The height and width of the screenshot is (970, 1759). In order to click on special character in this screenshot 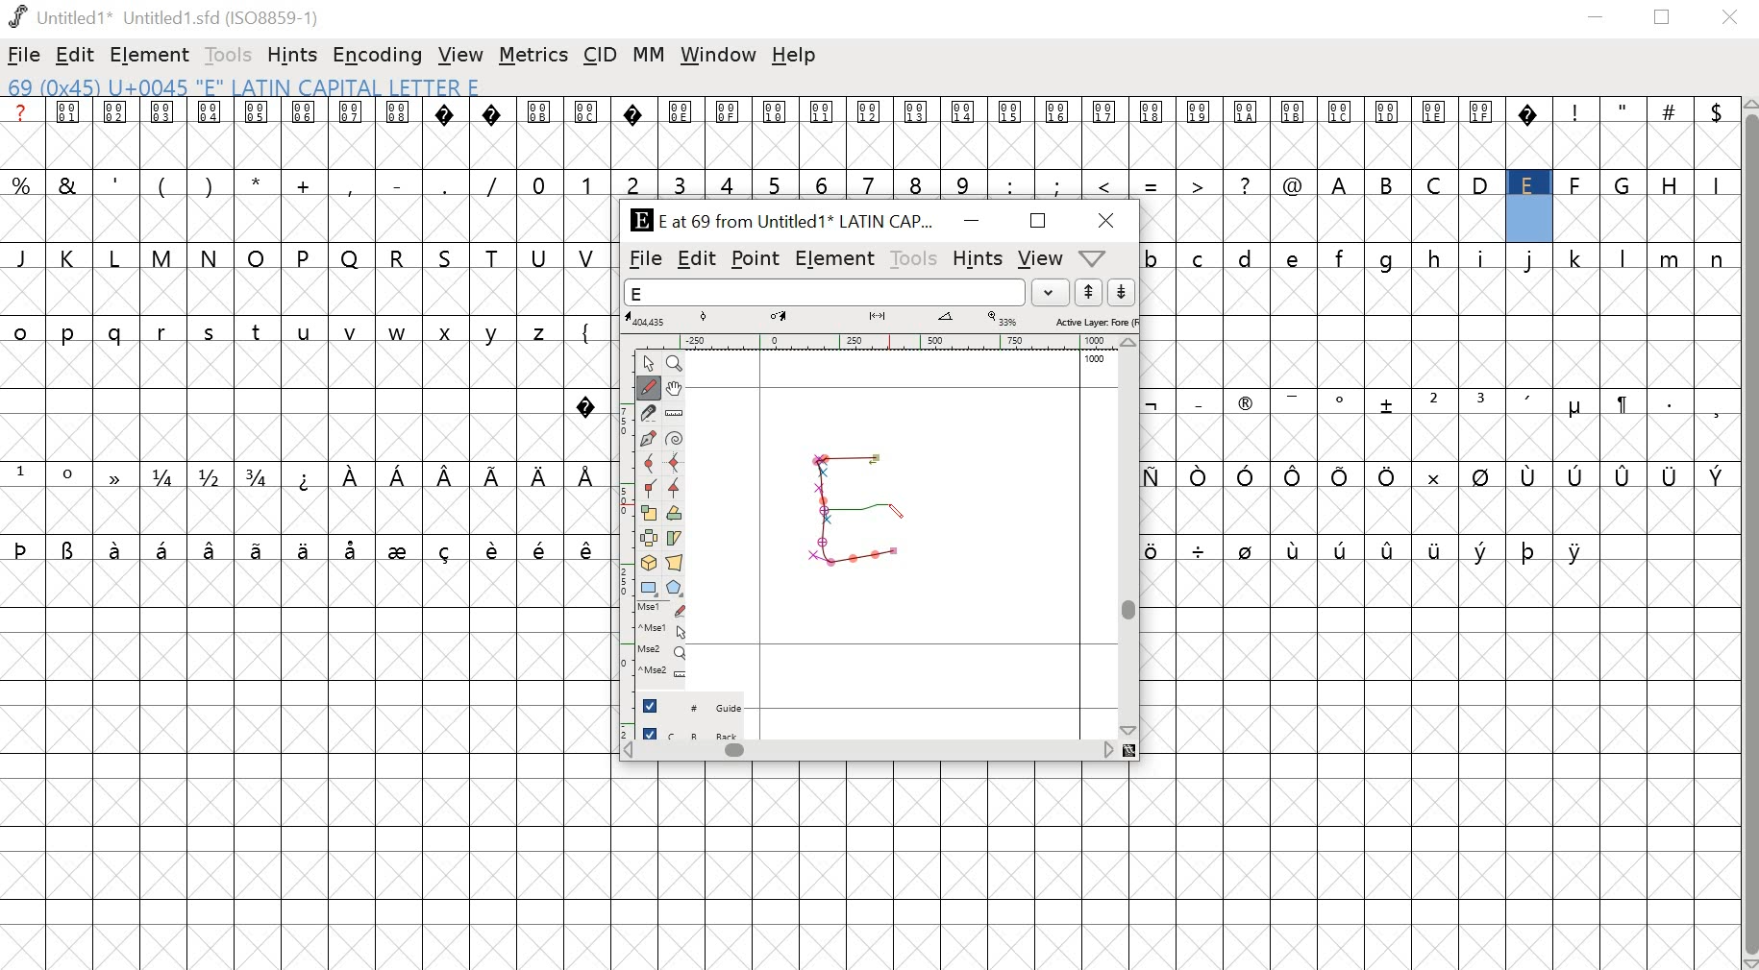, I will do `click(589, 406)`.